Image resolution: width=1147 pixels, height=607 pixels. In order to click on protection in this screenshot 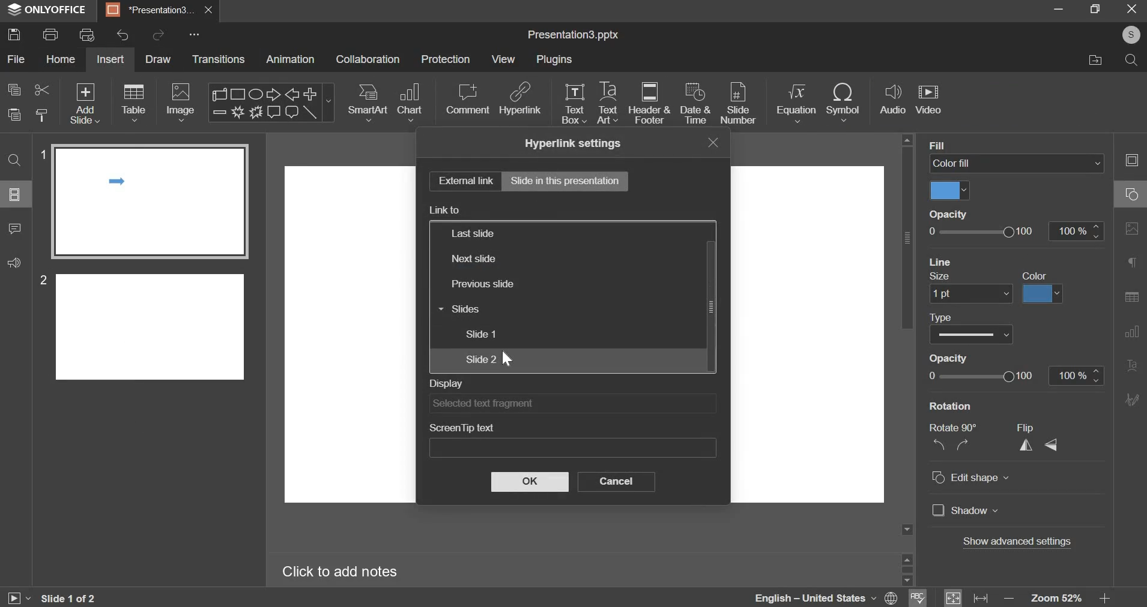, I will do `click(445, 59)`.